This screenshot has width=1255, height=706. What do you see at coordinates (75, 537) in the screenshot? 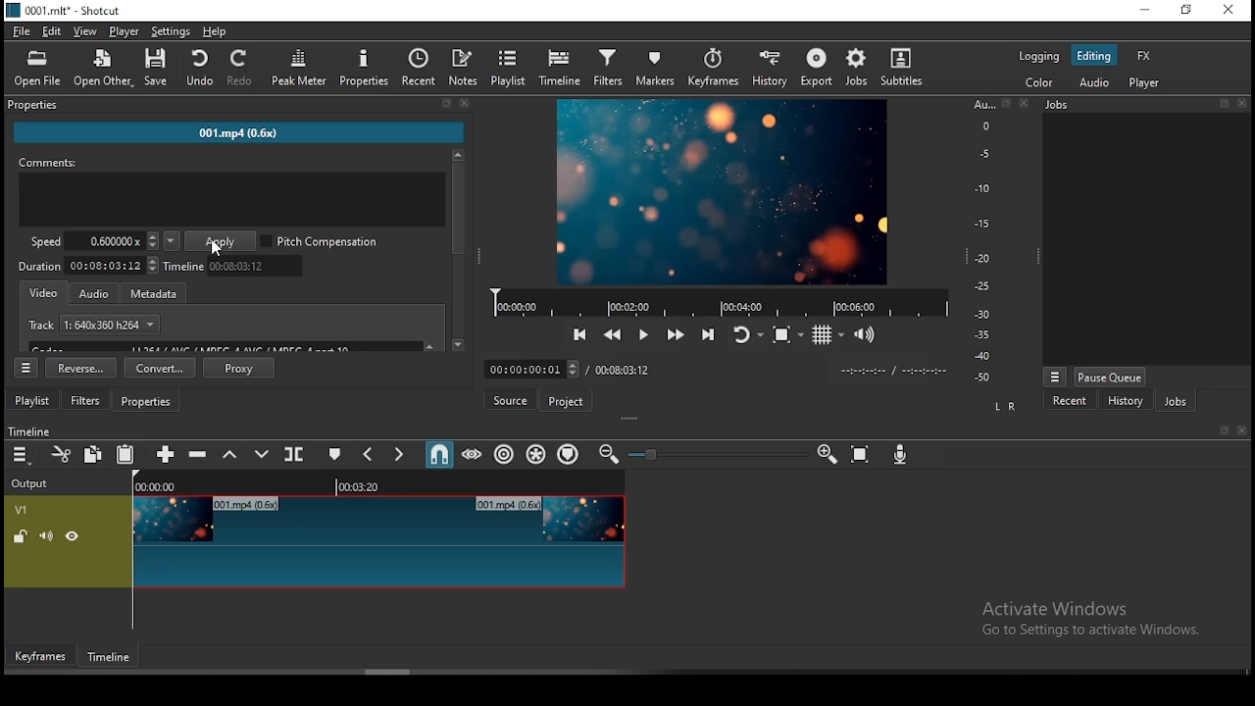
I see `view/hide` at bounding box center [75, 537].